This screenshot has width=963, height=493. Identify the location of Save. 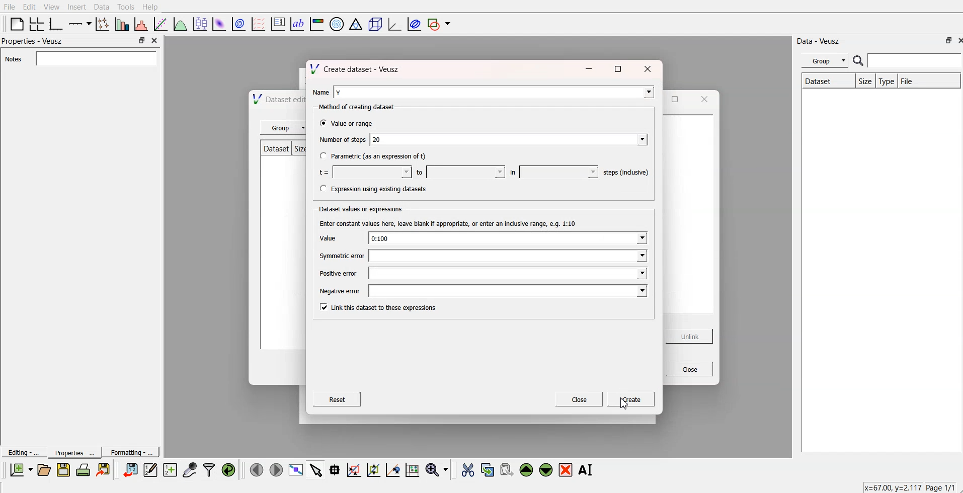
(63, 470).